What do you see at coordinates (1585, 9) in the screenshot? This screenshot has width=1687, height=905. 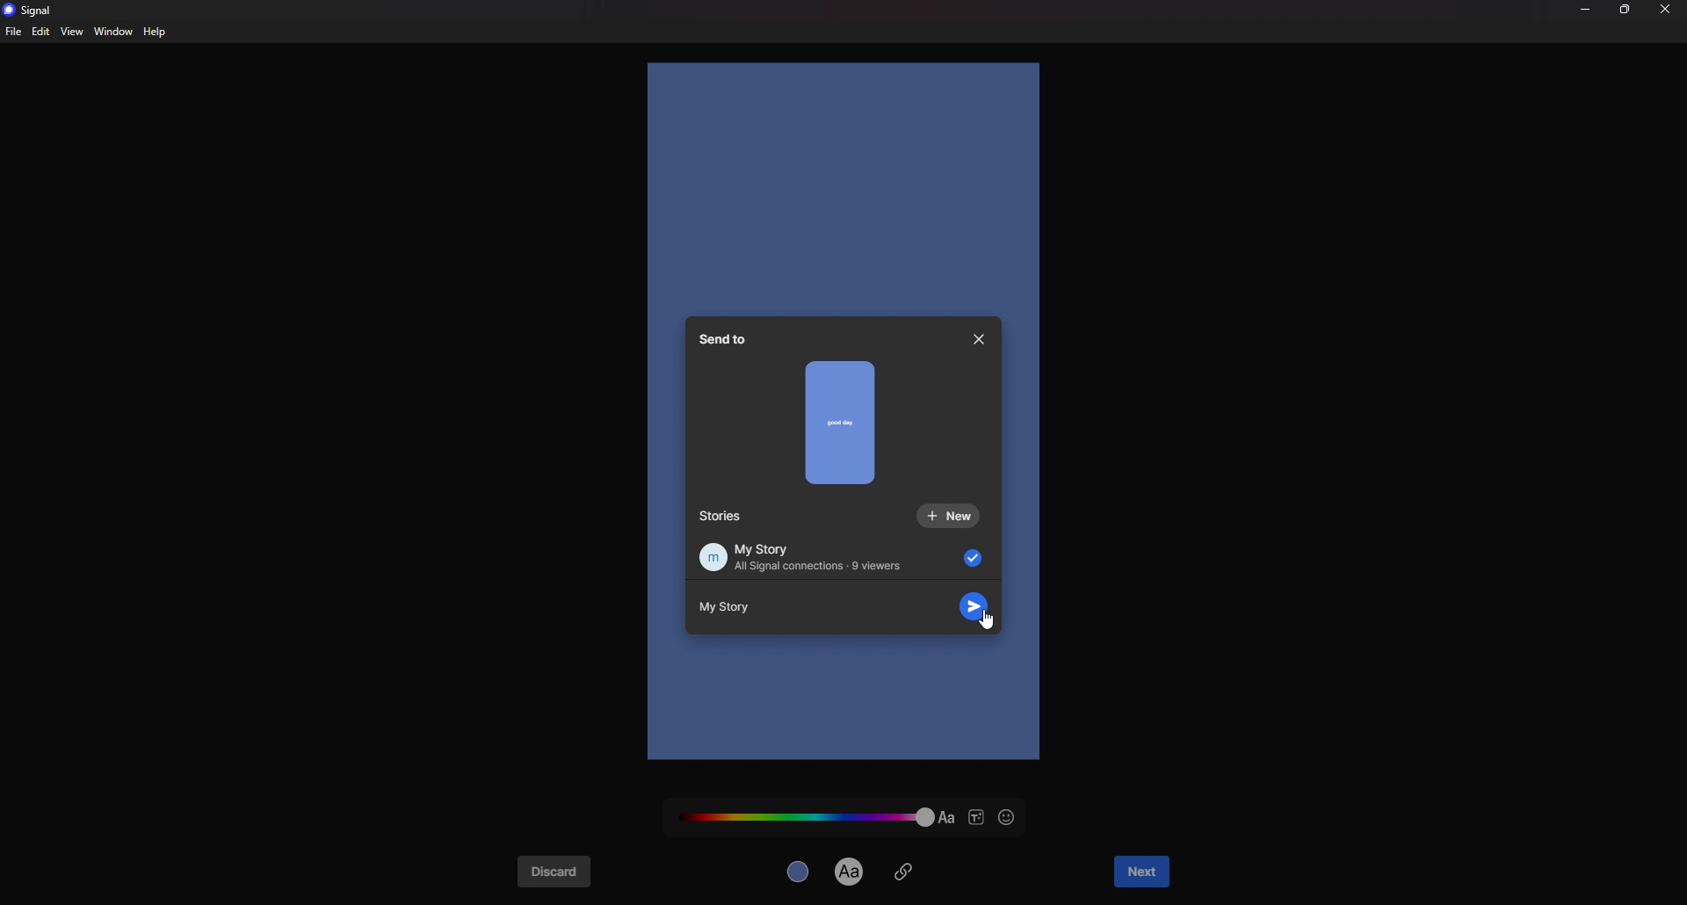 I see `minimize` at bounding box center [1585, 9].